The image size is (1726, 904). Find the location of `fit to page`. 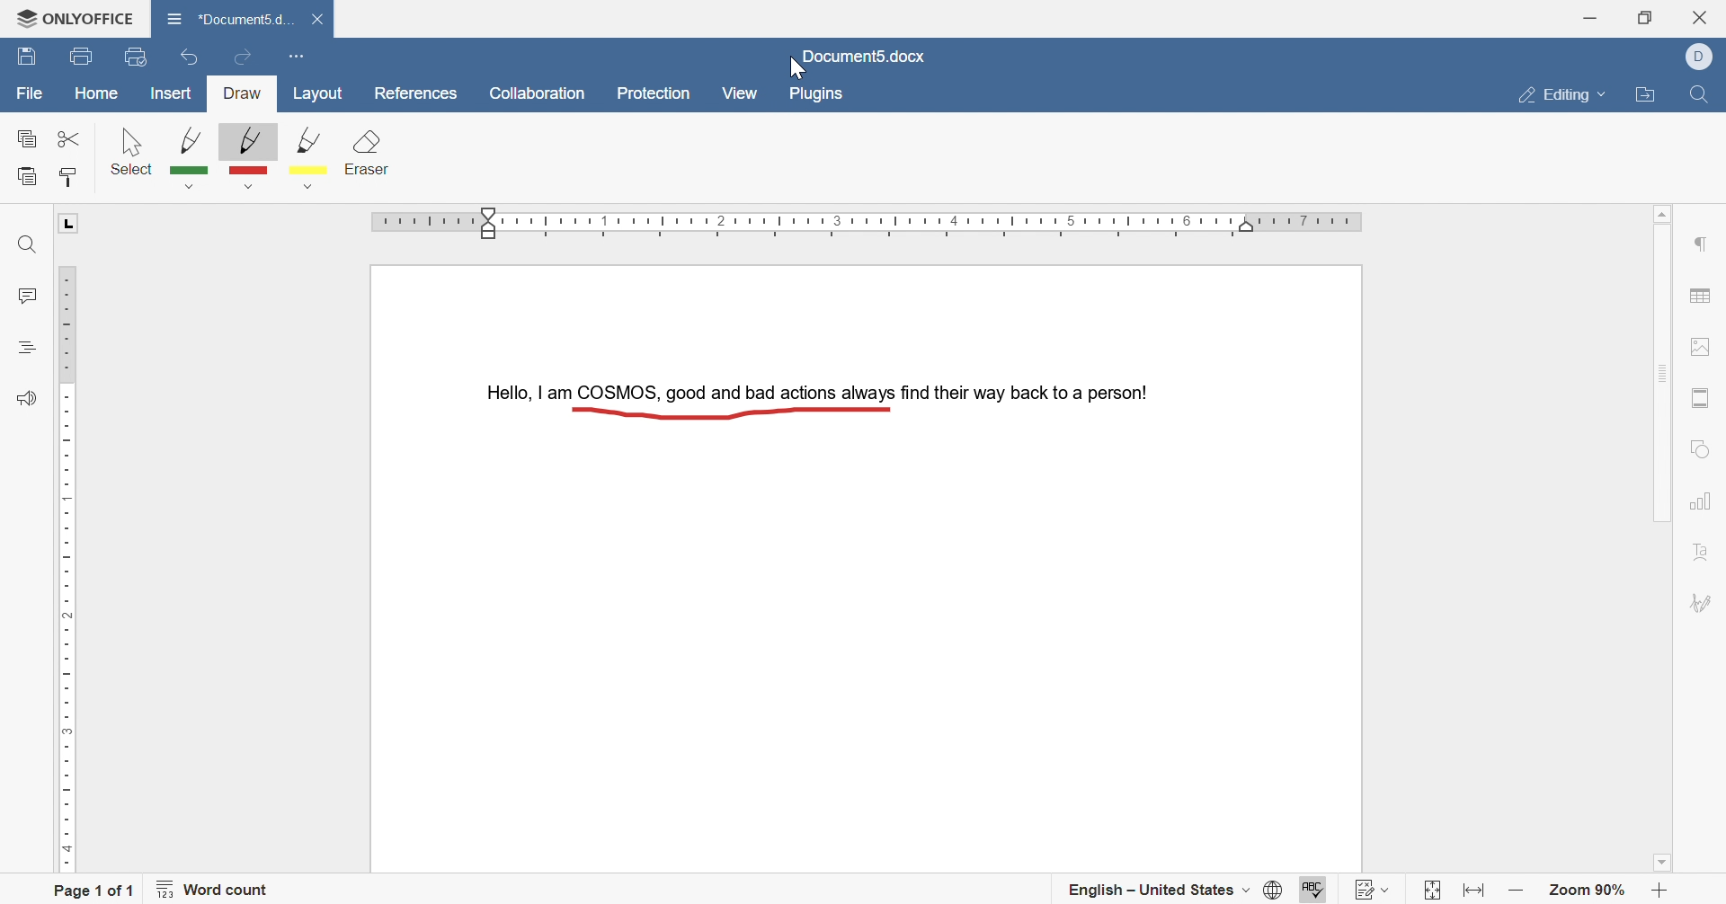

fit to page is located at coordinates (1428, 891).